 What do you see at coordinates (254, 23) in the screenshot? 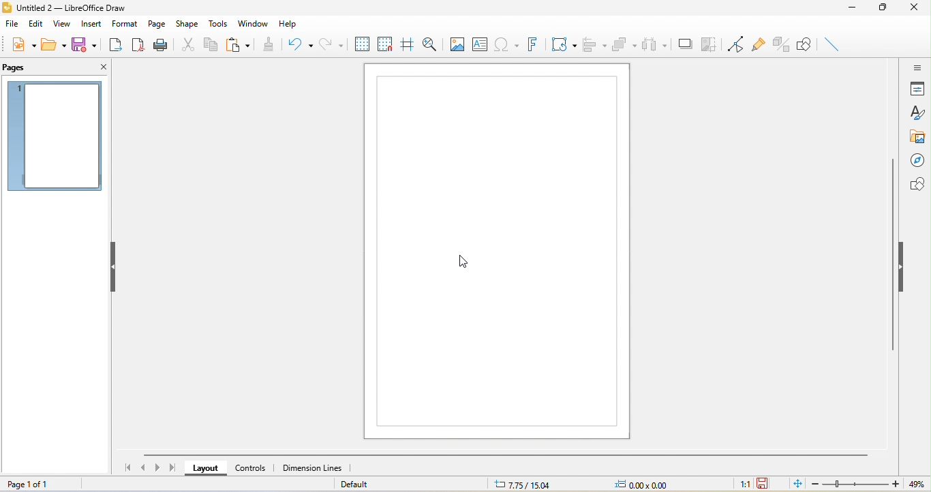
I see `window` at bounding box center [254, 23].